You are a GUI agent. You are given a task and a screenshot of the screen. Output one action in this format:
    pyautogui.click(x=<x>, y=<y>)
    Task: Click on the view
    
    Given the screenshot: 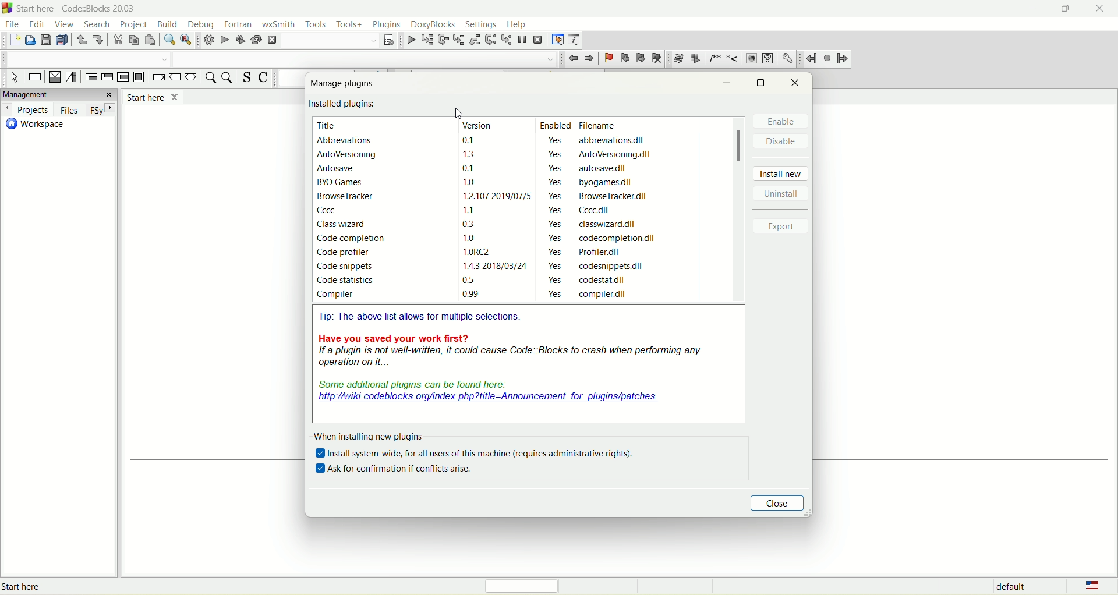 What is the action you would take?
    pyautogui.click(x=65, y=23)
    